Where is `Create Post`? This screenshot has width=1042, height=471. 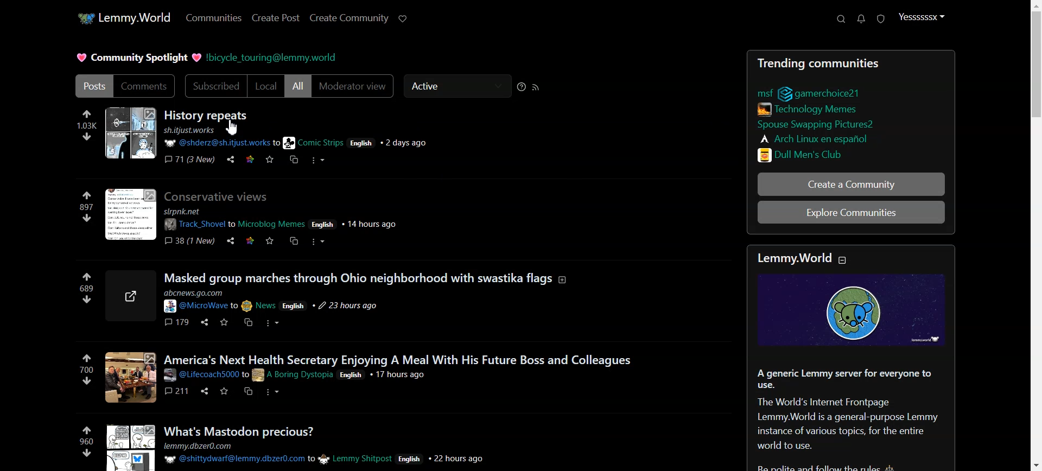 Create Post is located at coordinates (275, 18).